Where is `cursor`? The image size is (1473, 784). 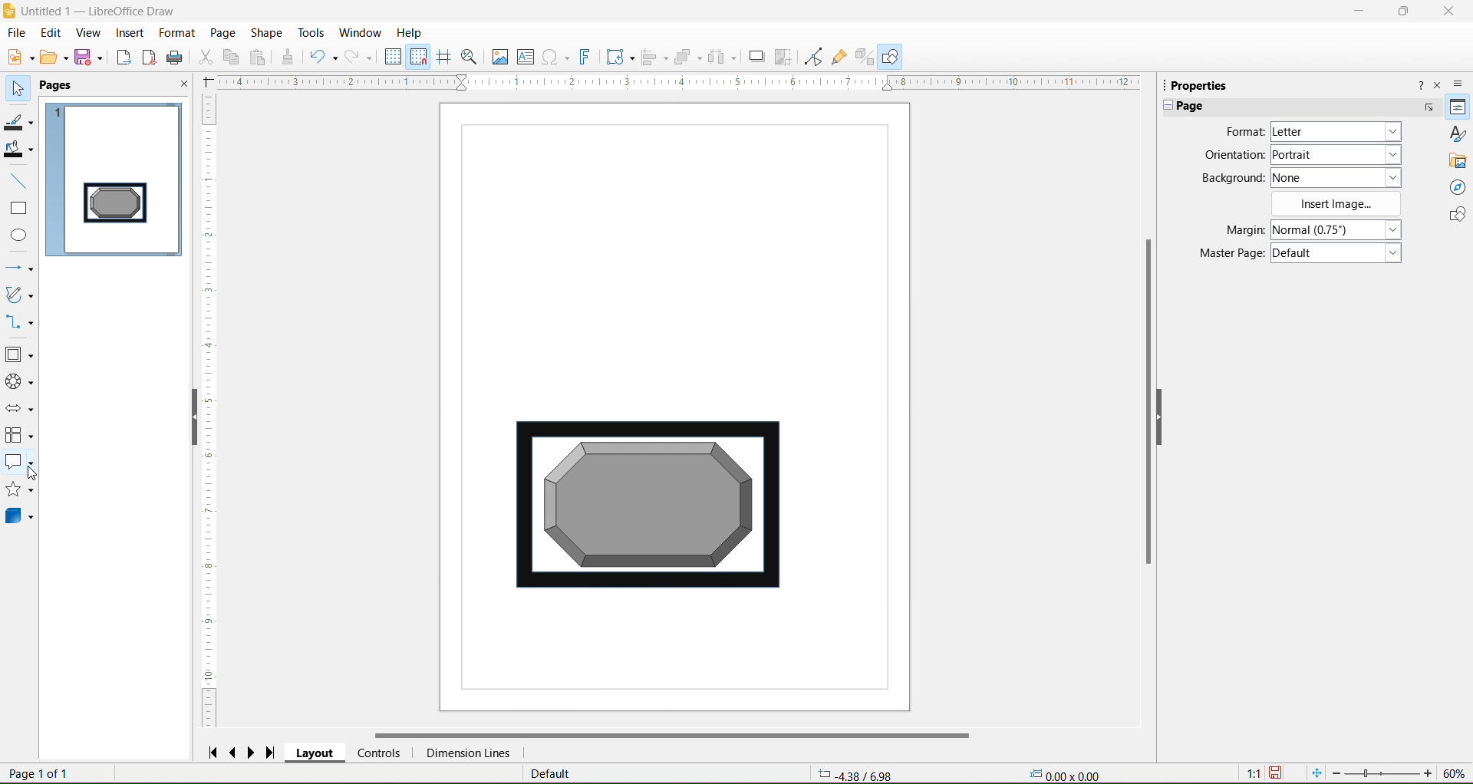 cursor is located at coordinates (34, 472).